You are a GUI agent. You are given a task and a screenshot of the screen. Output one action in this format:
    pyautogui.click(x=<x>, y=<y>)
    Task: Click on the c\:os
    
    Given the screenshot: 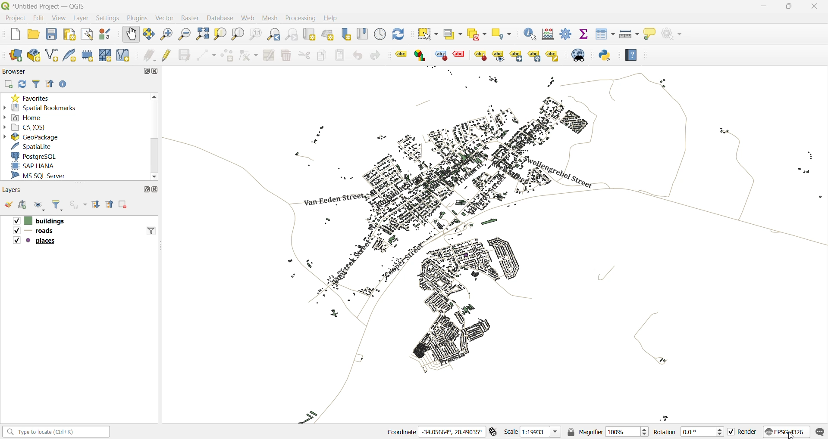 What is the action you would take?
    pyautogui.click(x=28, y=127)
    